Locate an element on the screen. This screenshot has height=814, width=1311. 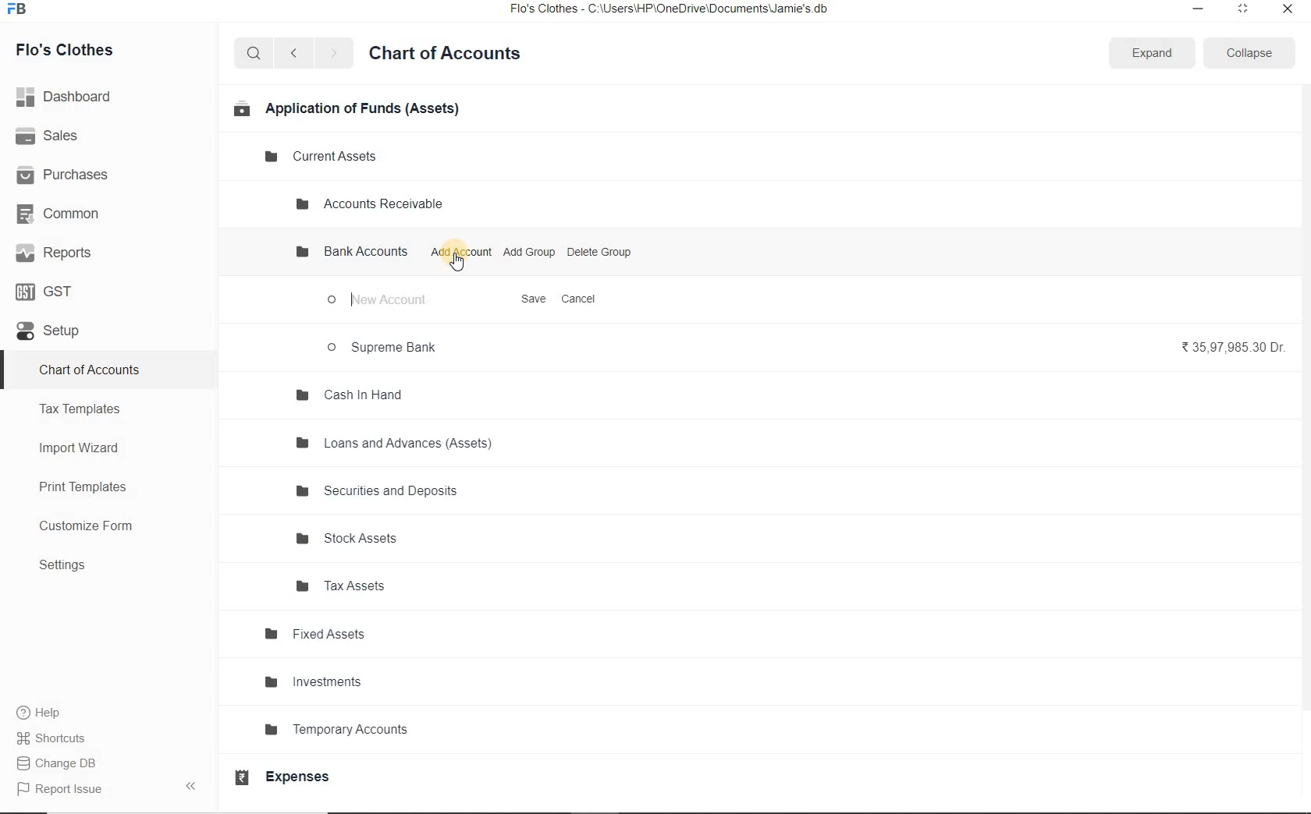
Common is located at coordinates (61, 213).